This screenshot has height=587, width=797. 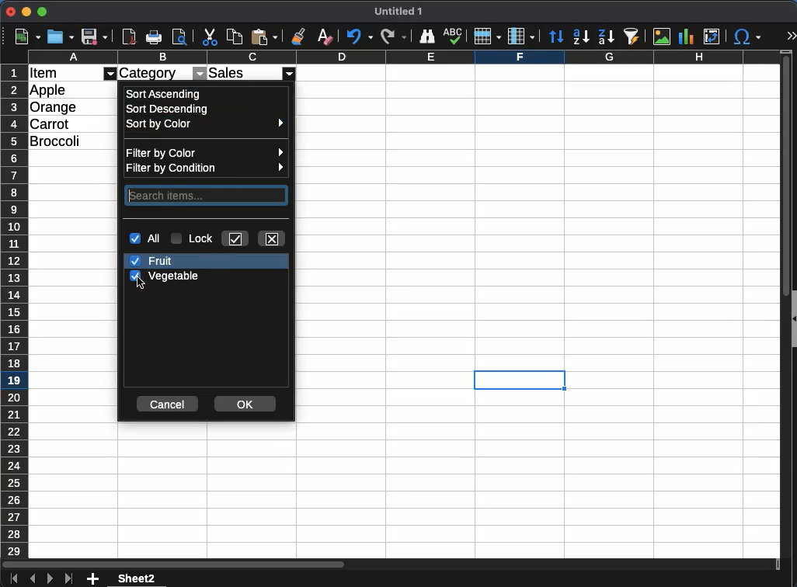 What do you see at coordinates (10, 12) in the screenshot?
I see `close` at bounding box center [10, 12].